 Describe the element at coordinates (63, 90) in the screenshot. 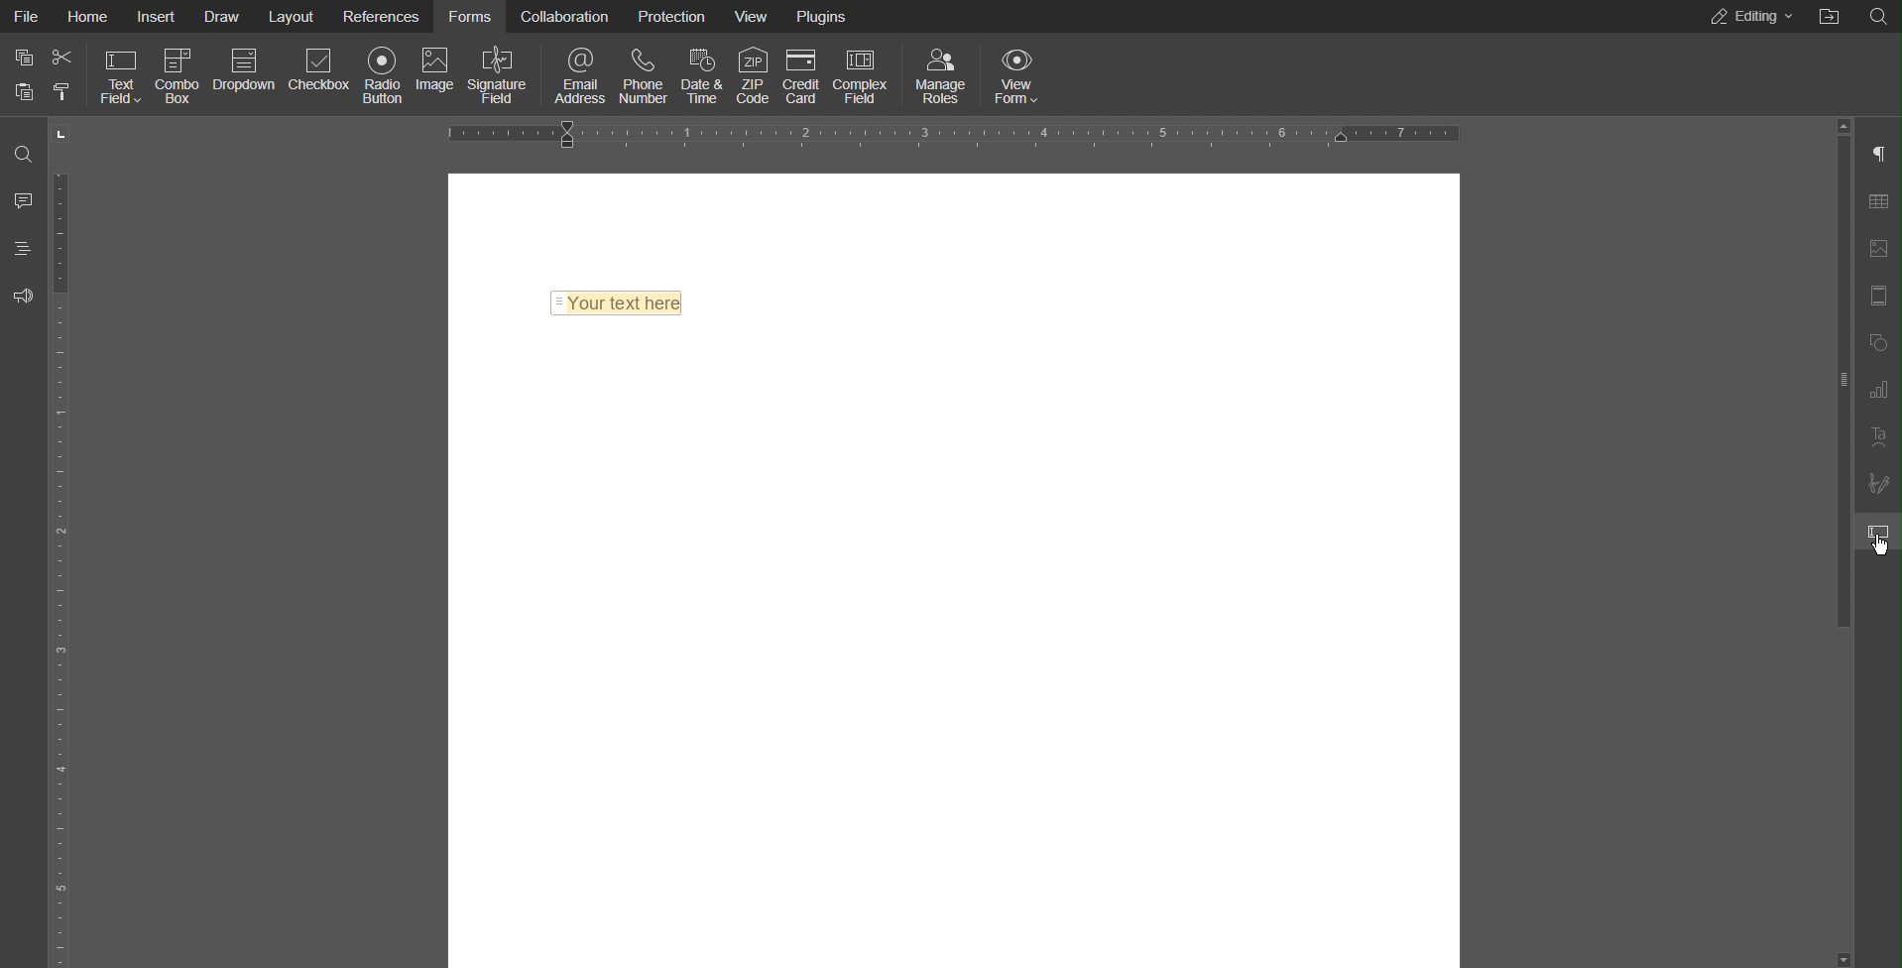

I see `clear formatting` at that location.